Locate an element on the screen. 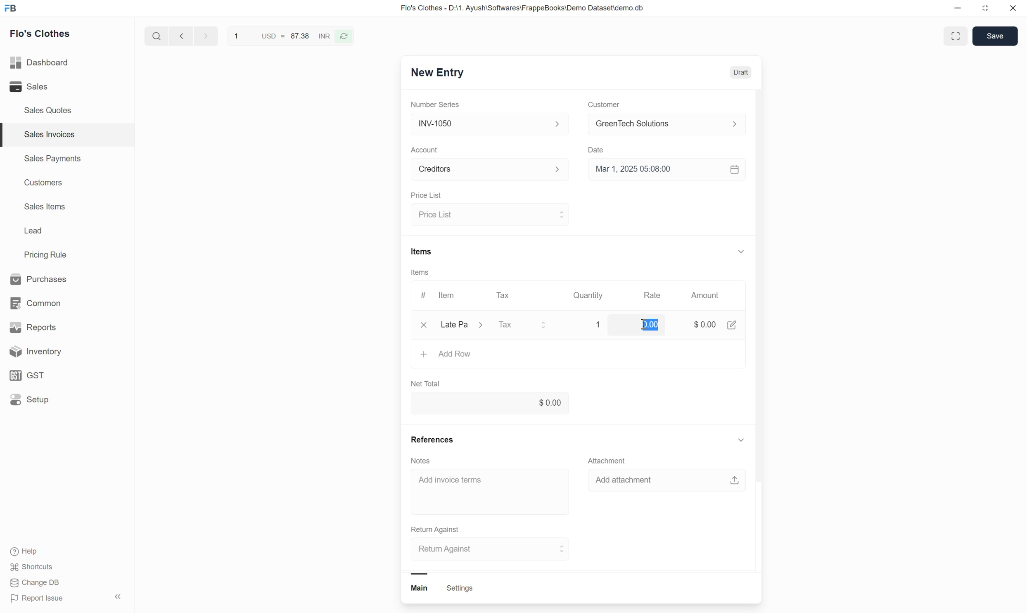 Image resolution: width=1027 pixels, height=613 pixels. resize  is located at coordinates (989, 10).